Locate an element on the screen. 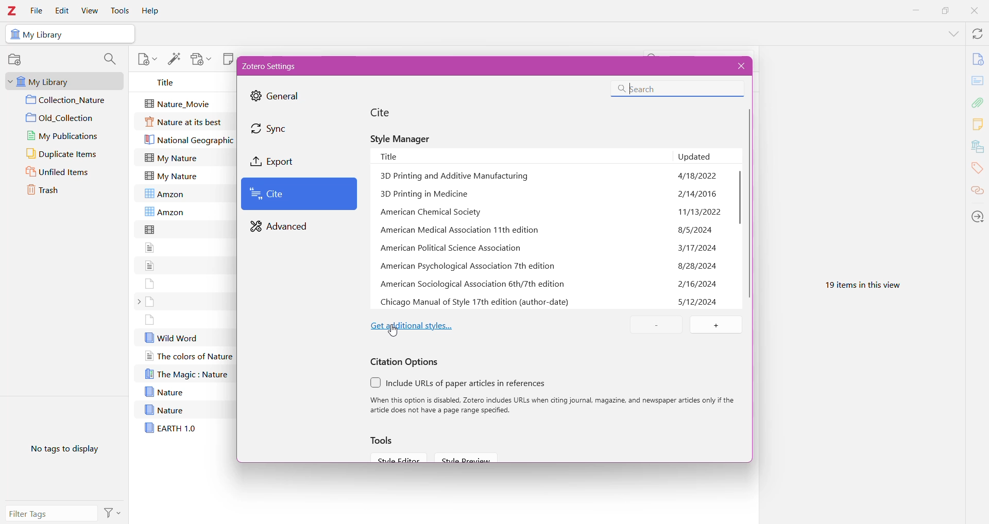 The image size is (989, 524). View is located at coordinates (90, 10).